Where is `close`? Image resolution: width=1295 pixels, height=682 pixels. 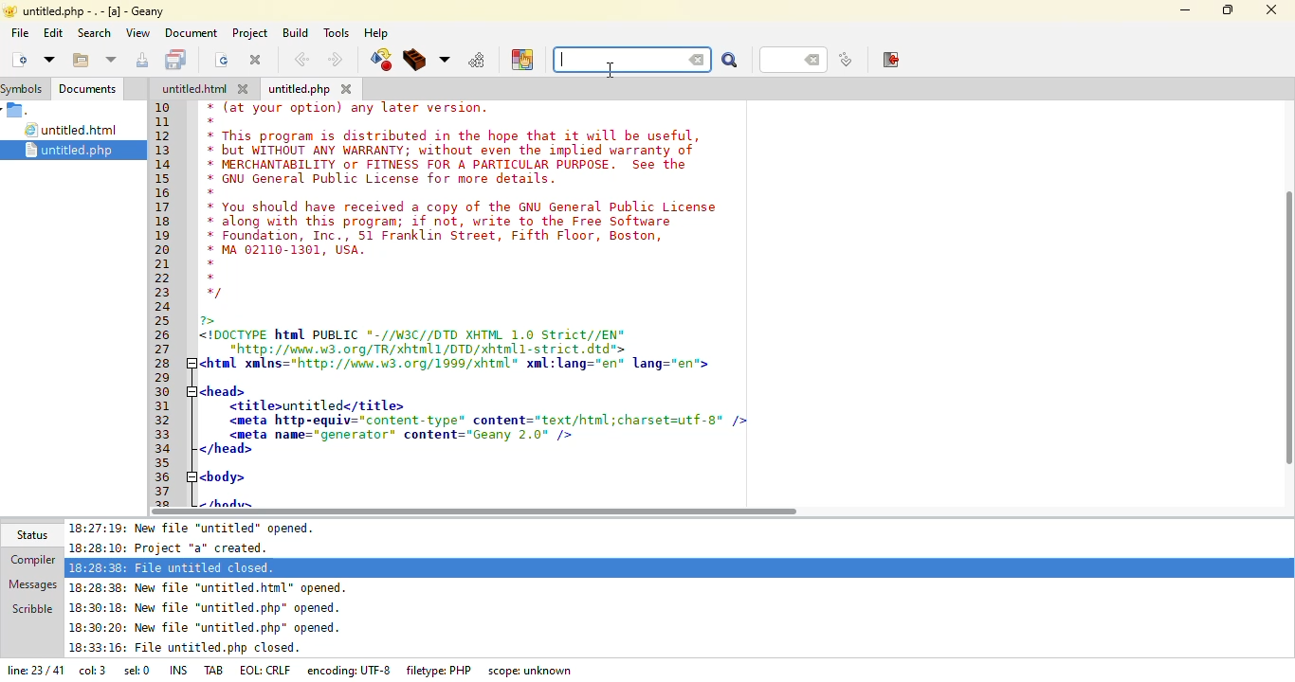
close is located at coordinates (246, 89).